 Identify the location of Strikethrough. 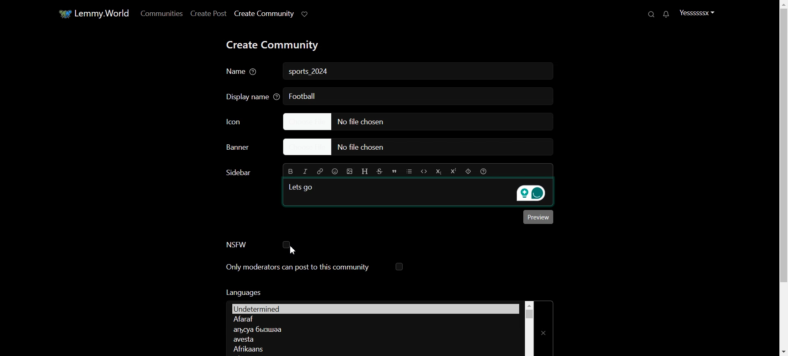
(380, 171).